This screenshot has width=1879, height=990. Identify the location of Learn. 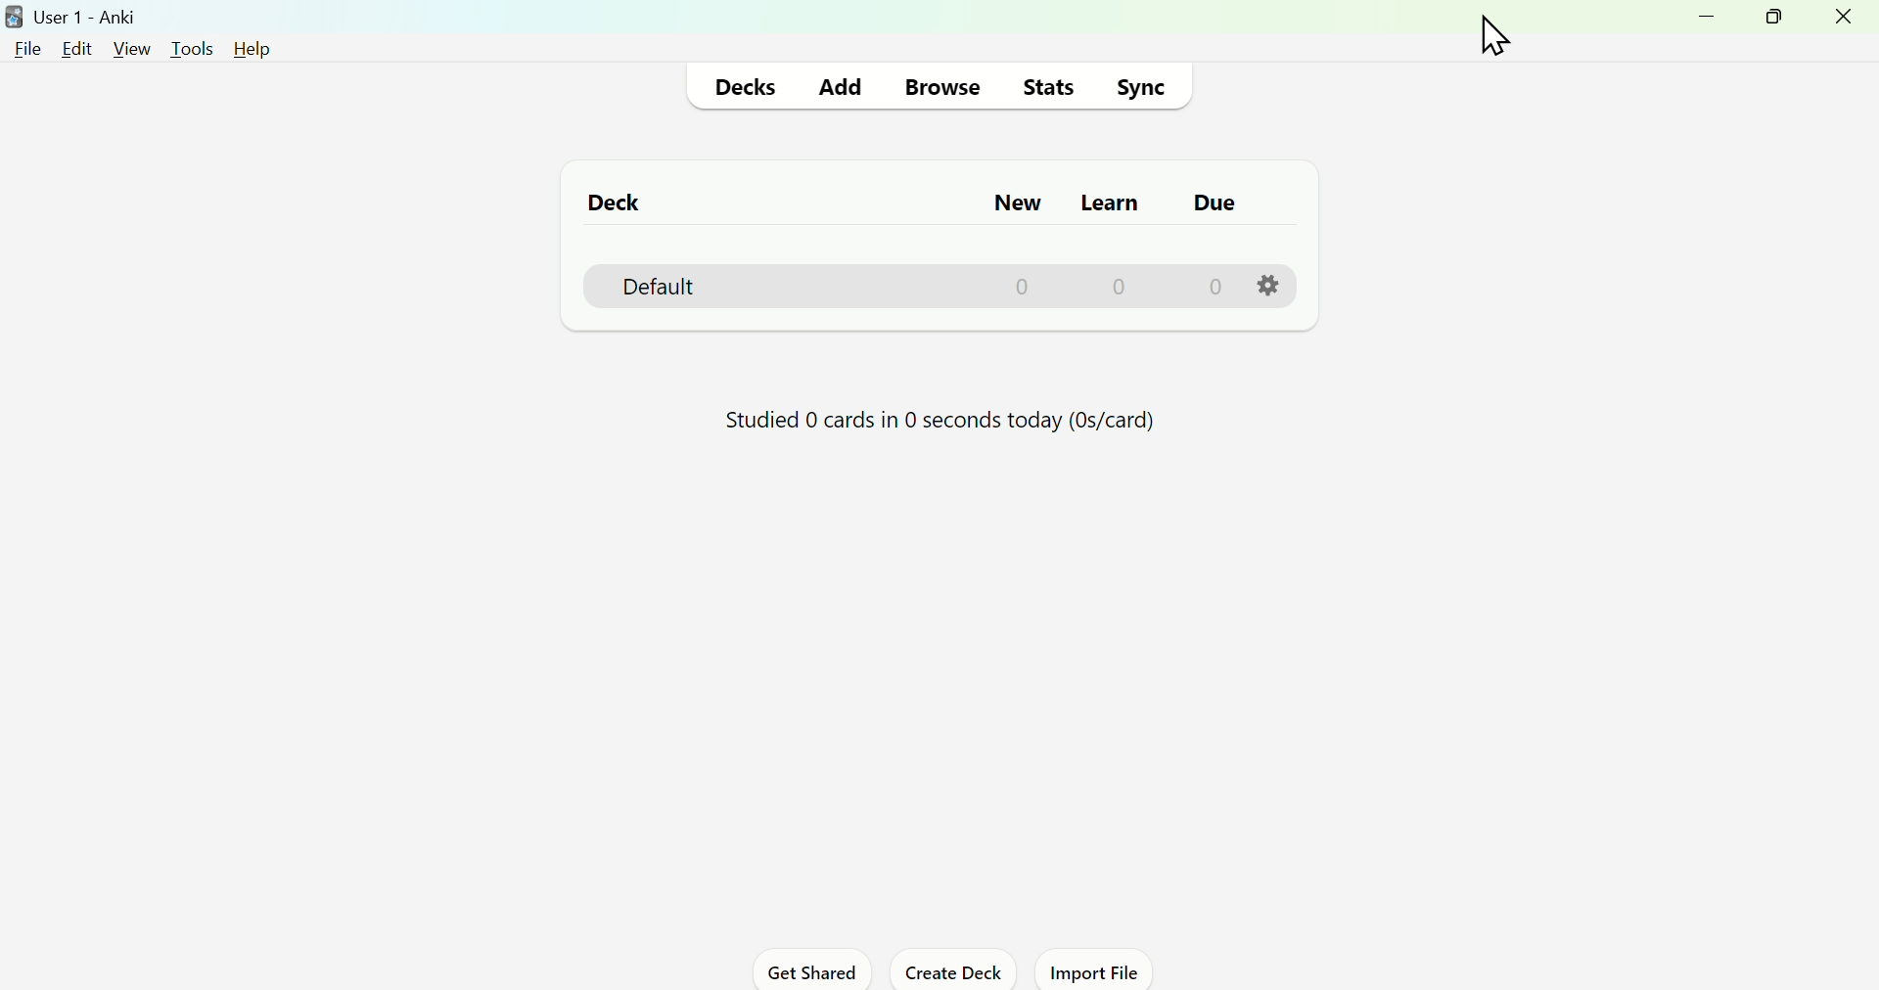
(1108, 205).